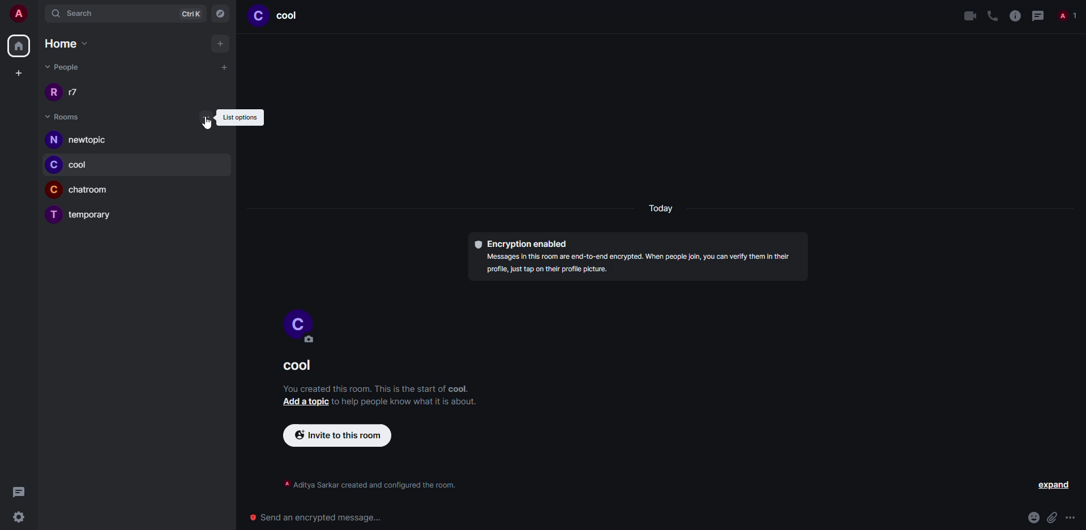 The width and height of the screenshot is (1086, 530). I want to click on add a topic, so click(306, 401).